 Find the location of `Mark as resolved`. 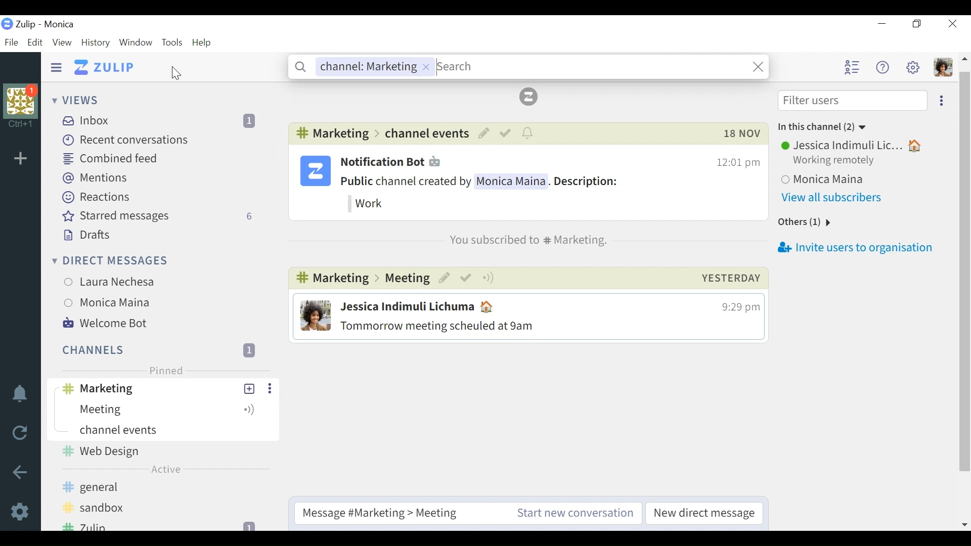

Mark as resolved is located at coordinates (505, 134).